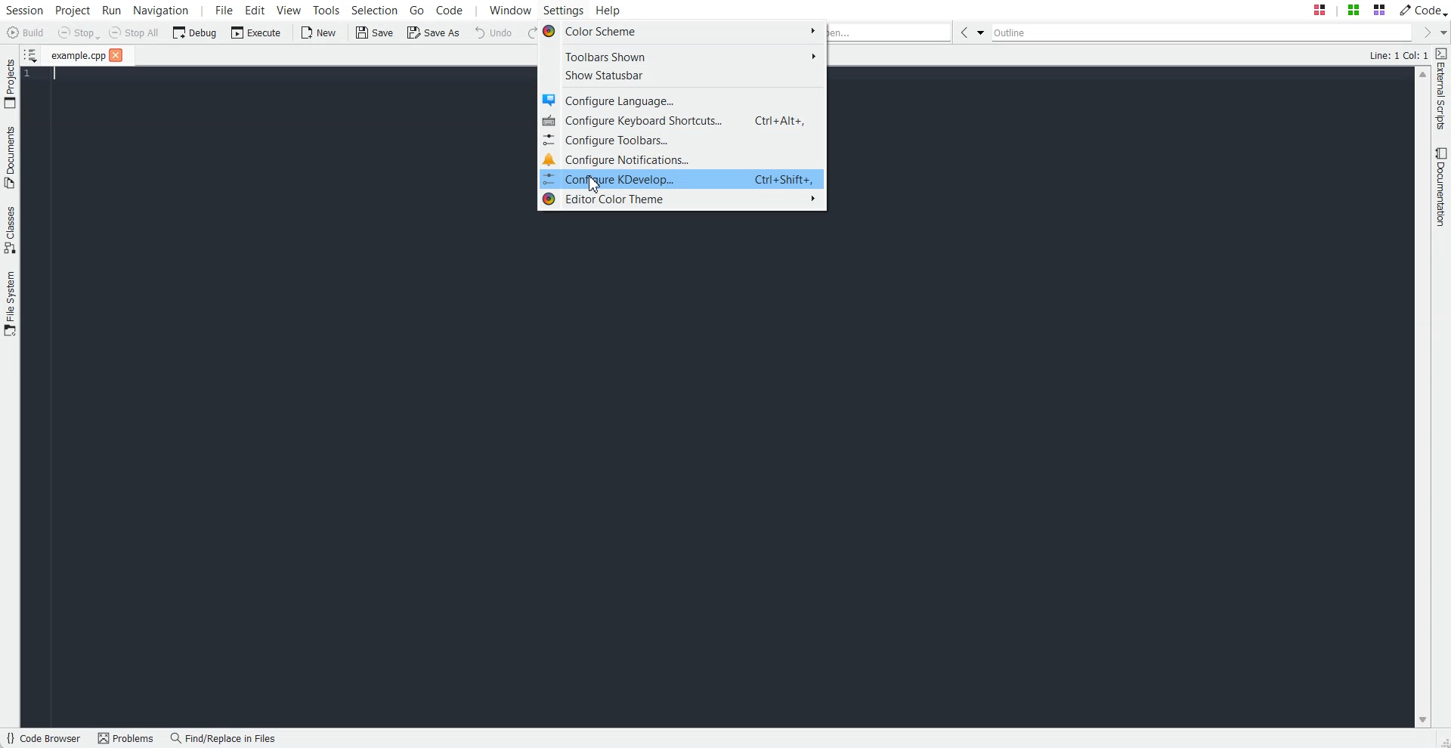 This screenshot has height=748, width=1451. Describe the element at coordinates (1442, 187) in the screenshot. I see `Documentation` at that location.